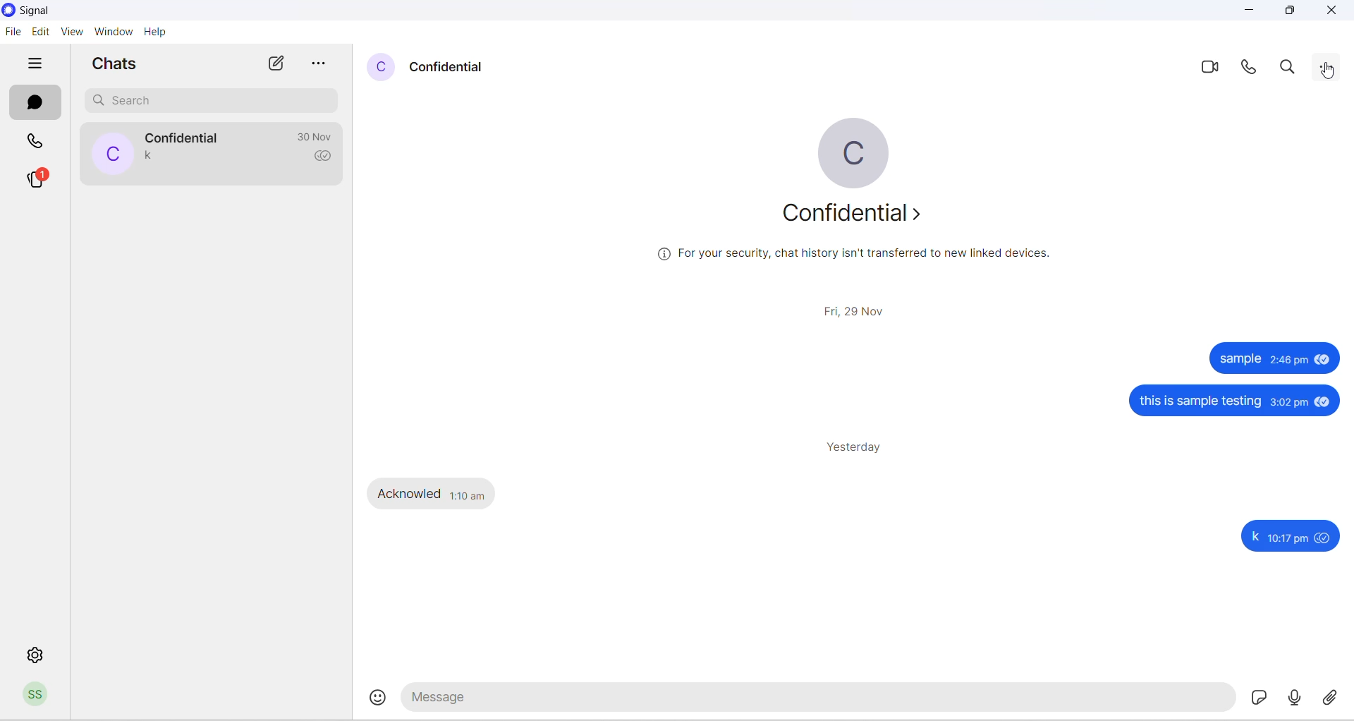 This screenshot has width=1354, height=721. What do you see at coordinates (860, 260) in the screenshot?
I see `security related text` at bounding box center [860, 260].